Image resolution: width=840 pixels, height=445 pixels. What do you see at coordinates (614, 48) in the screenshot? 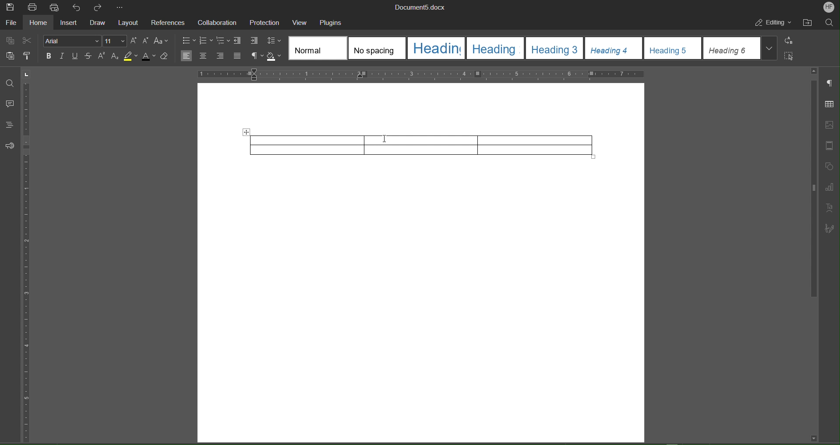
I see `heading 4` at bounding box center [614, 48].